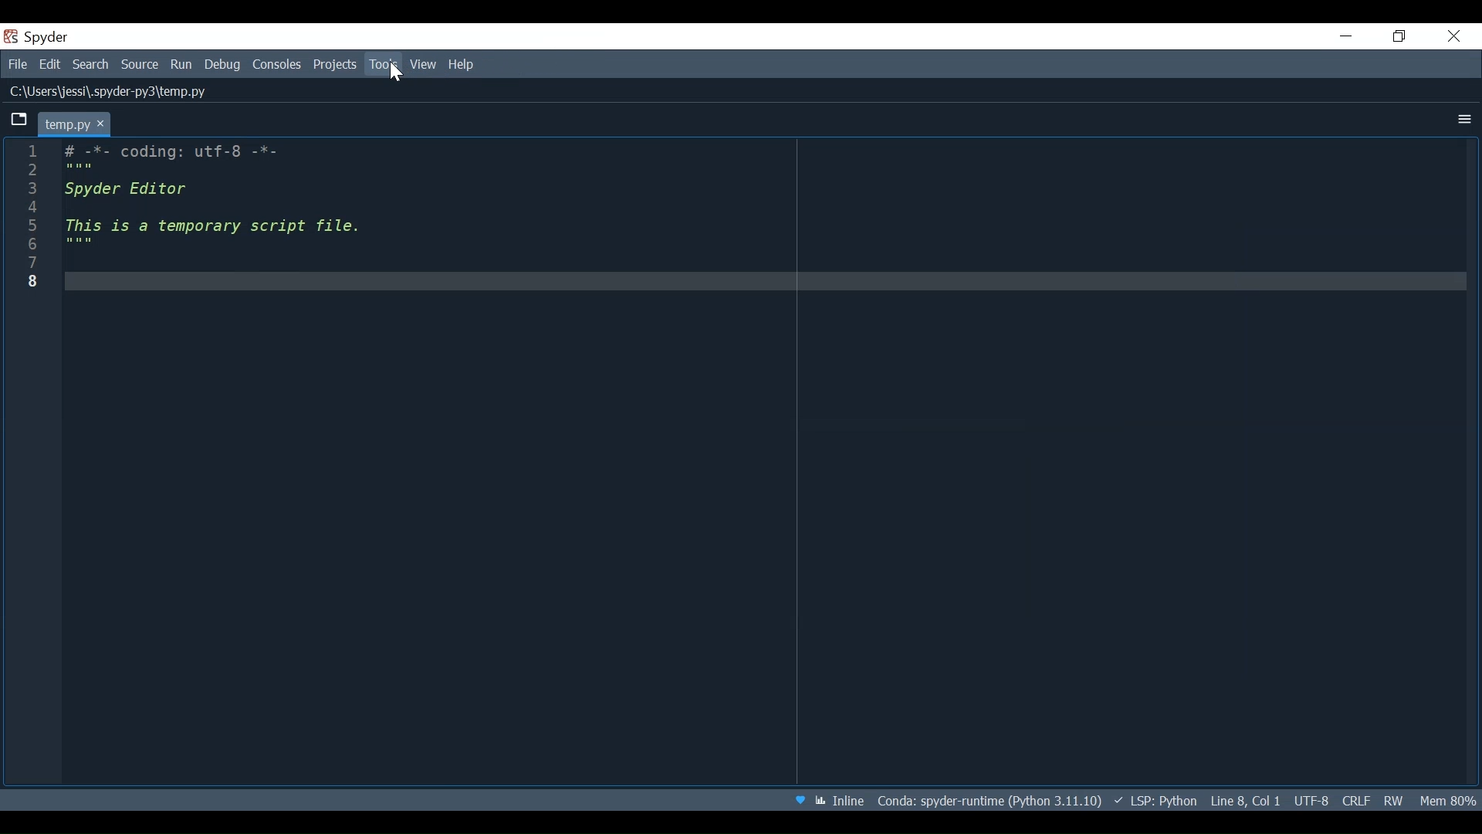 The image size is (1482, 834). I want to click on File, so click(15, 64).